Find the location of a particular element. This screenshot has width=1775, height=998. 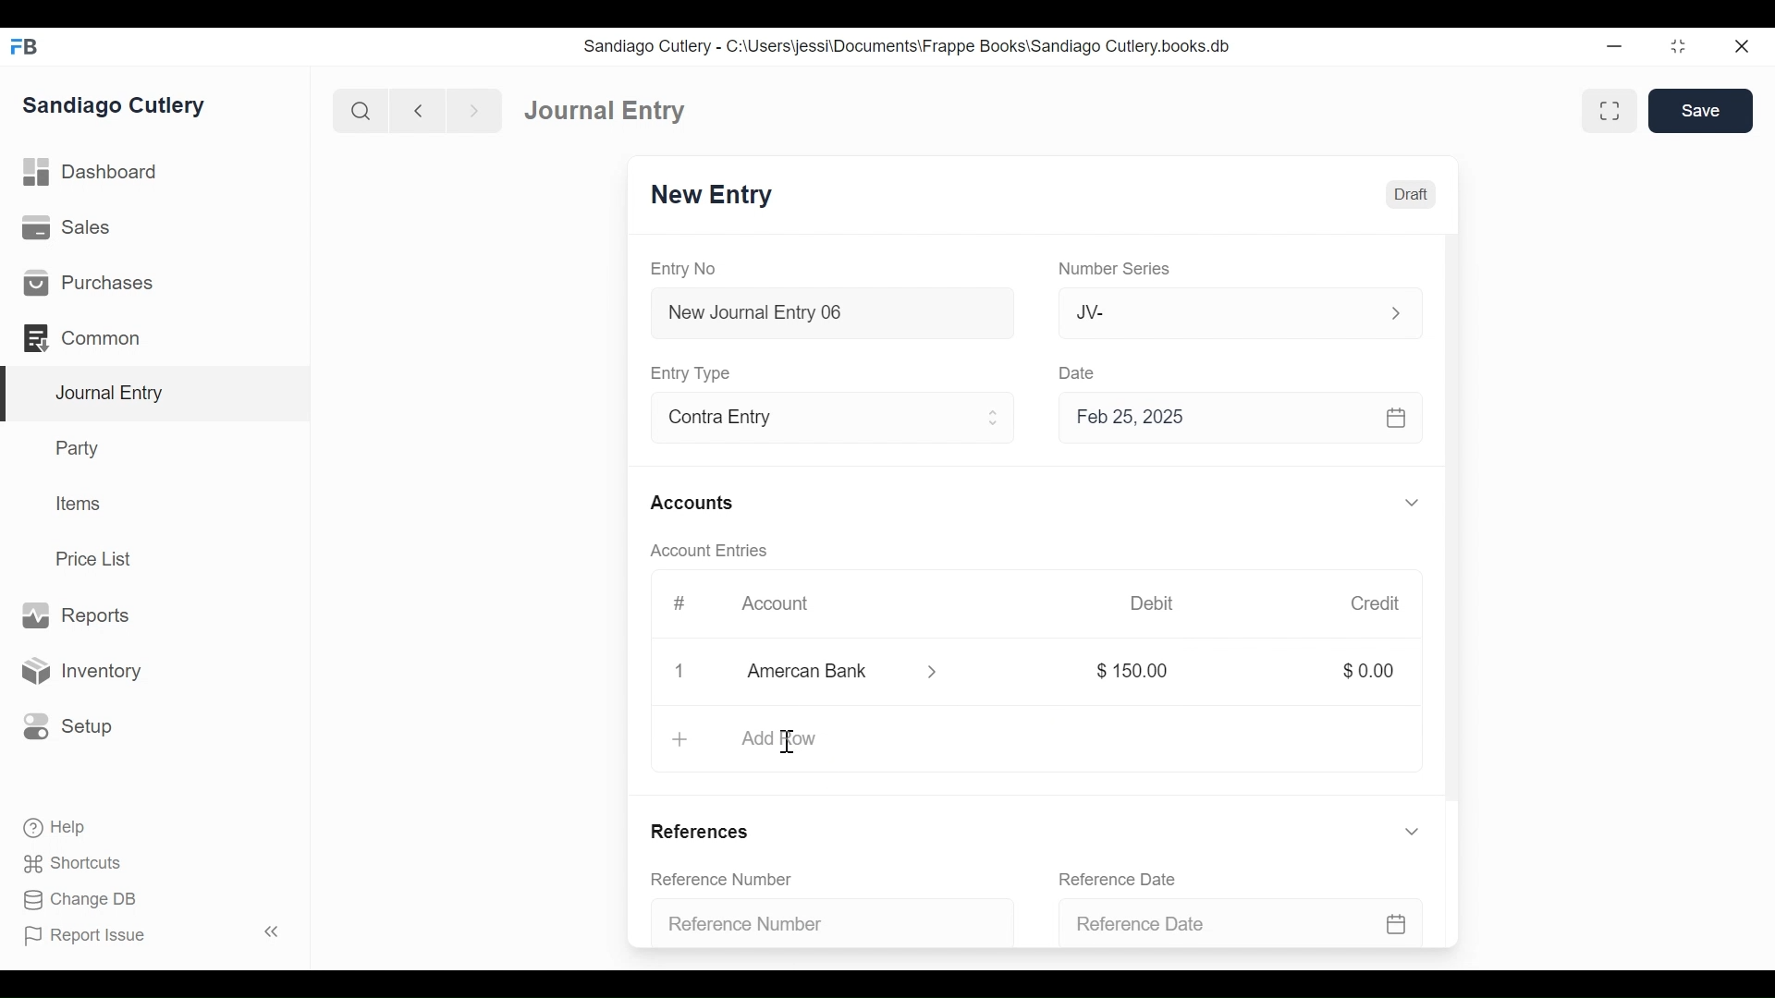

Help is located at coordinates (53, 826).